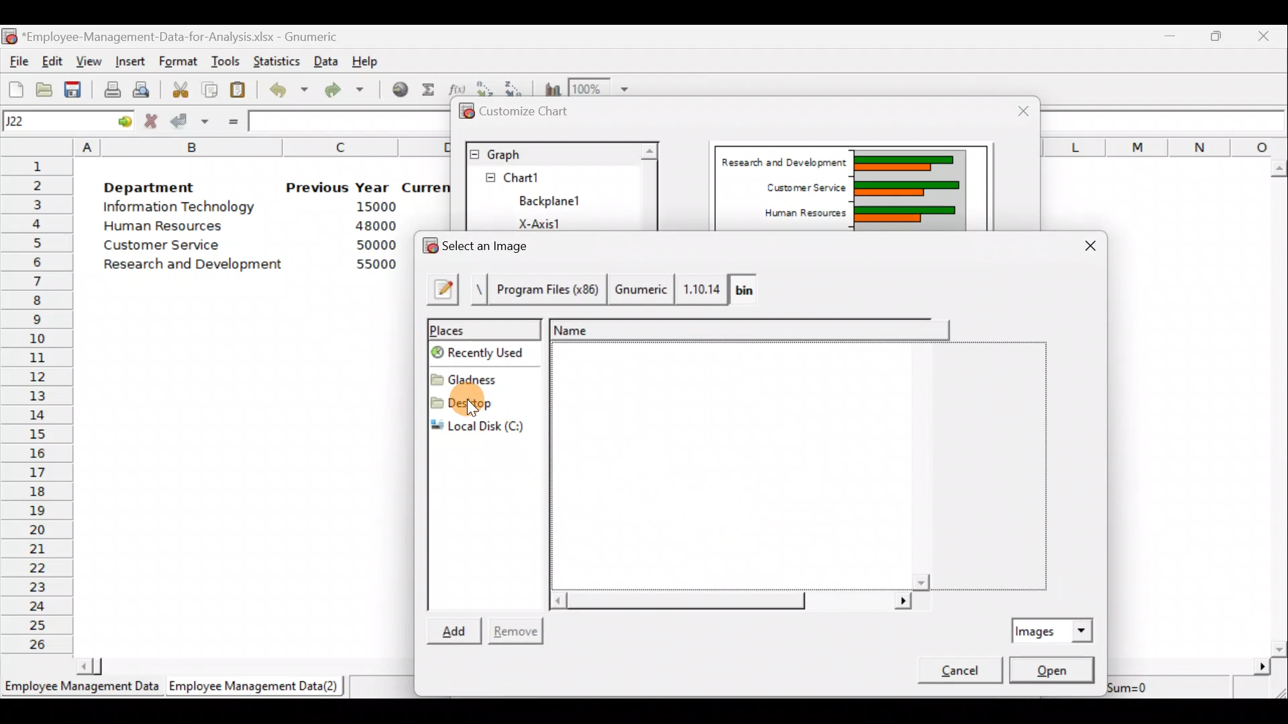 The image size is (1288, 724). Describe the element at coordinates (182, 92) in the screenshot. I see `Cut the selection` at that location.